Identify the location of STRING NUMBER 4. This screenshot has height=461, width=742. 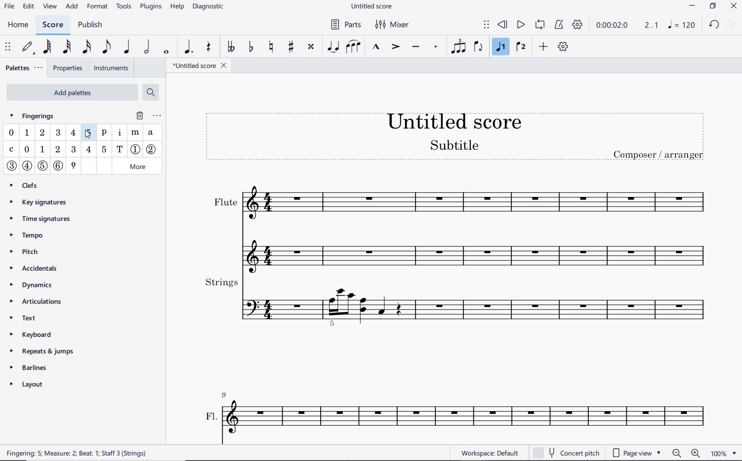
(27, 167).